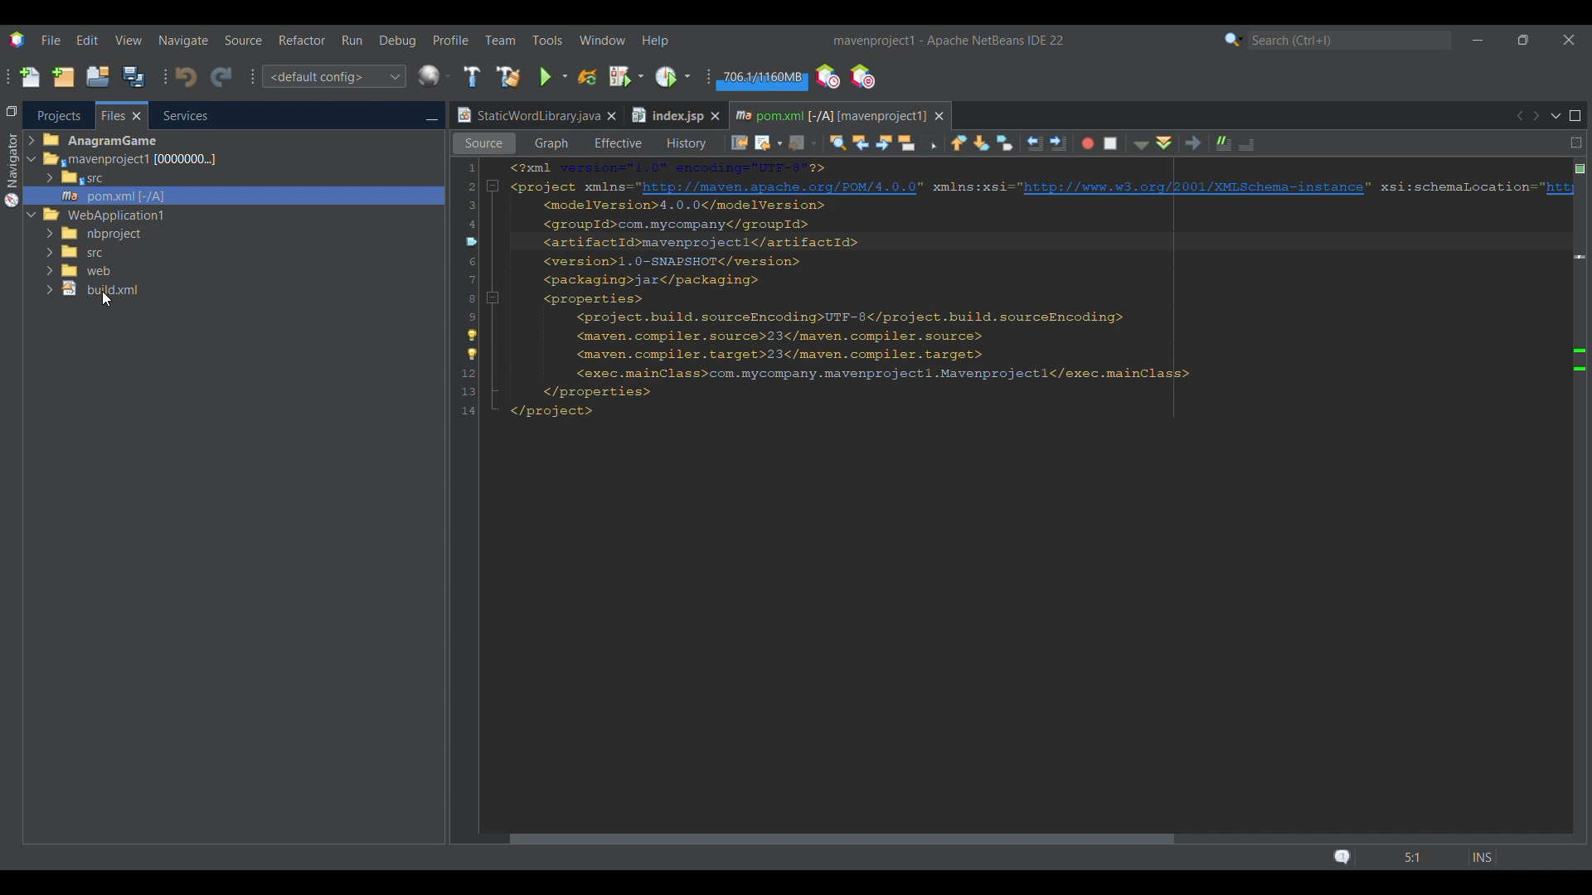 The height and width of the screenshot is (895, 1592). Describe the element at coordinates (477, 253) in the screenshot. I see `Cursor right clicking ` at that location.